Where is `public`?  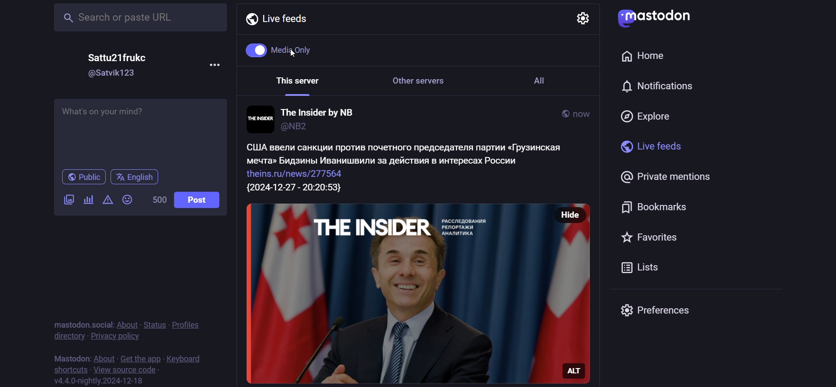
public is located at coordinates (84, 177).